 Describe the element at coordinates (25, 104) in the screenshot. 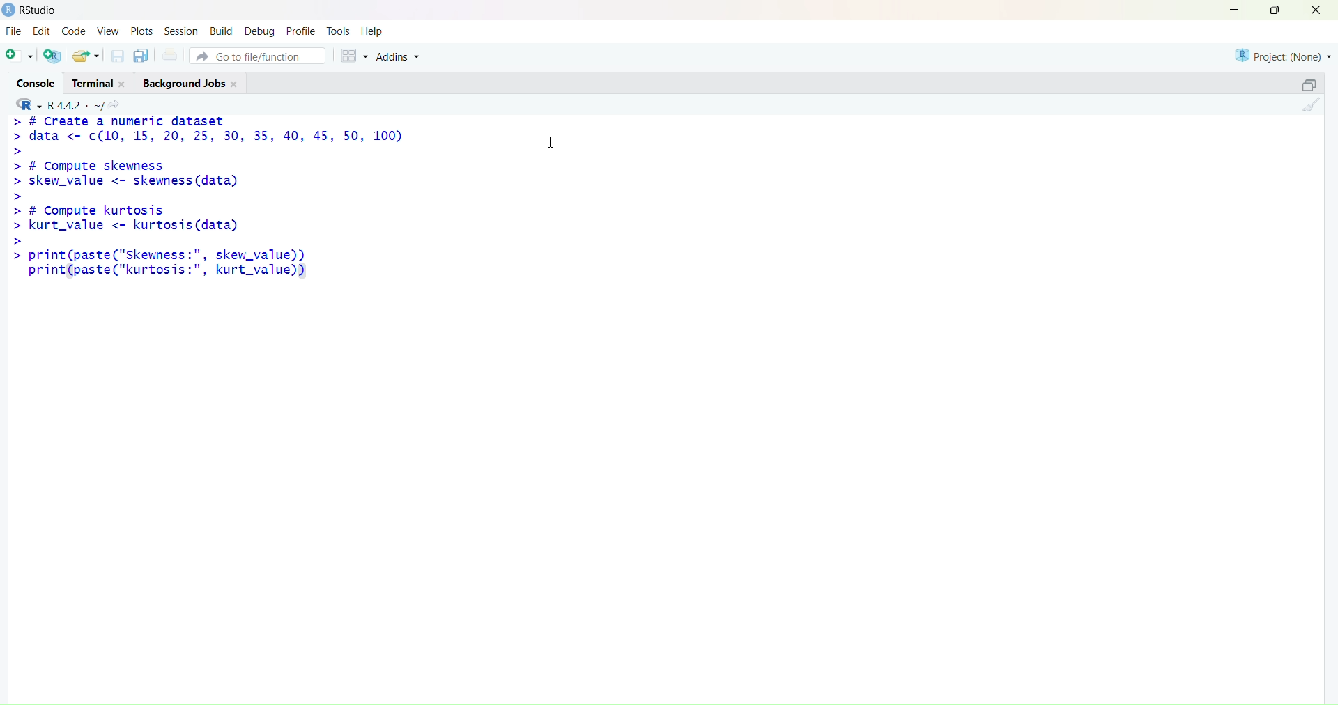

I see `R` at that location.